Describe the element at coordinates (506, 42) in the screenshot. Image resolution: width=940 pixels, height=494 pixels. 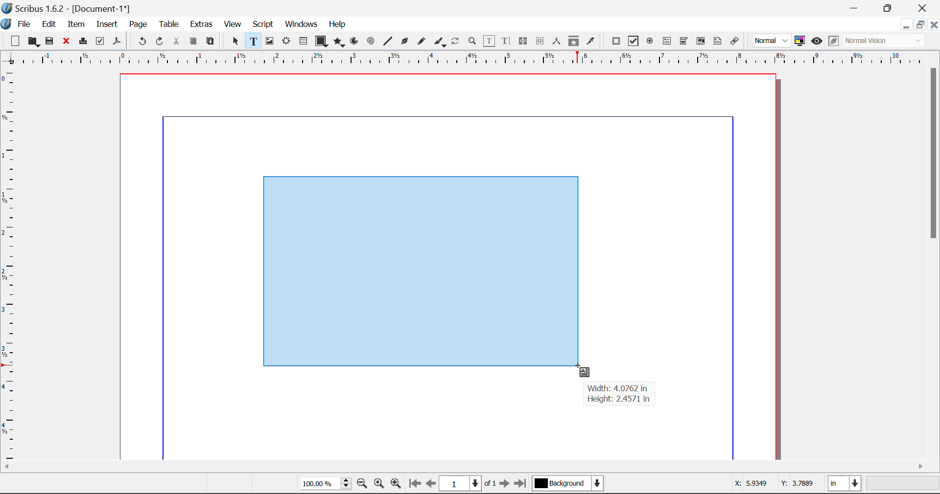
I see `Edit Text With Story Editor` at that location.